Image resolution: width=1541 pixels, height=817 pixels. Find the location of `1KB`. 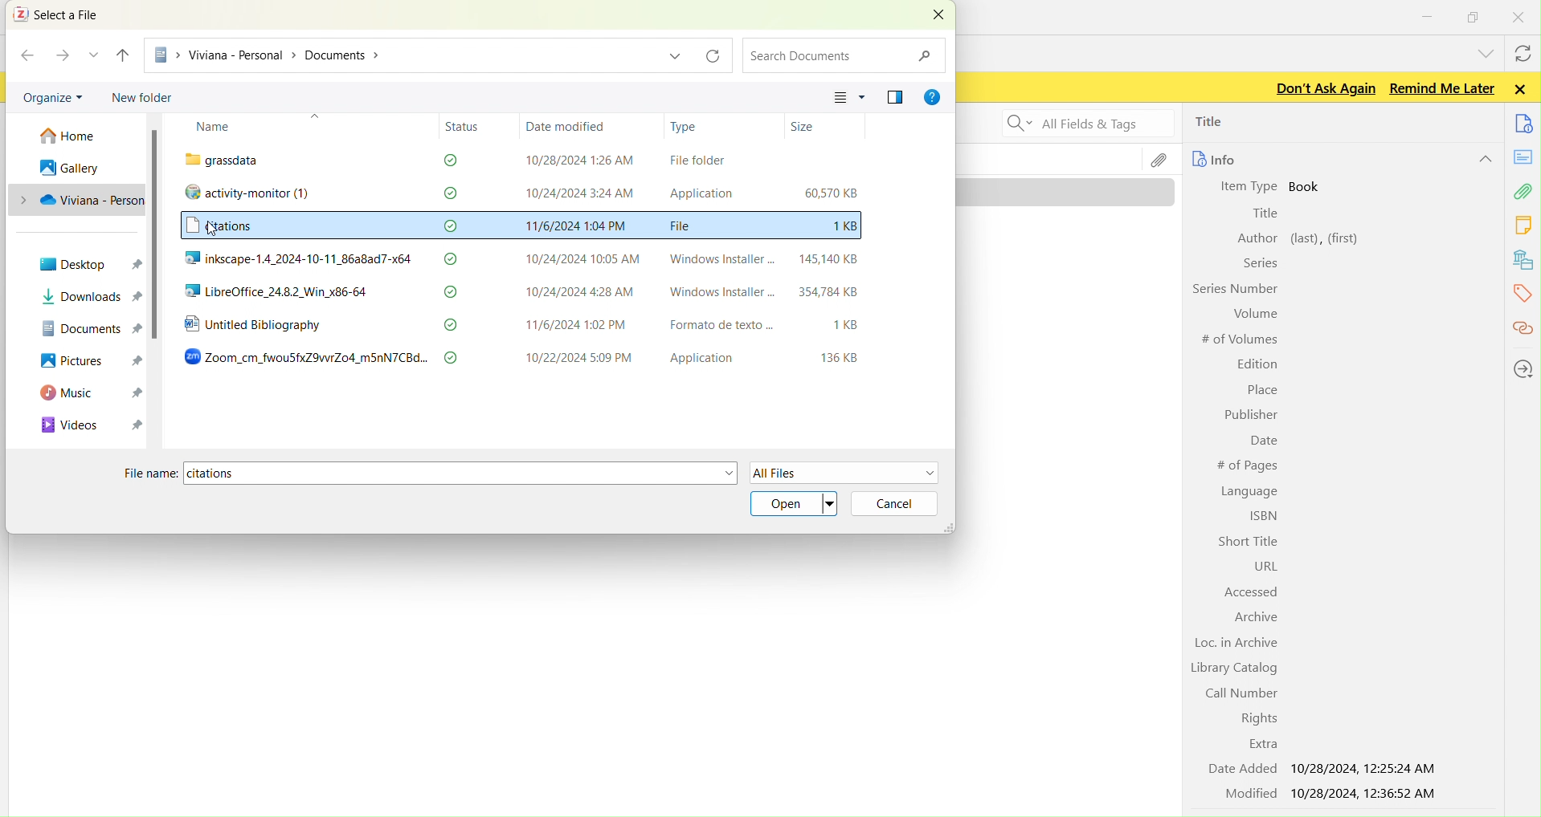

1KB is located at coordinates (846, 325).